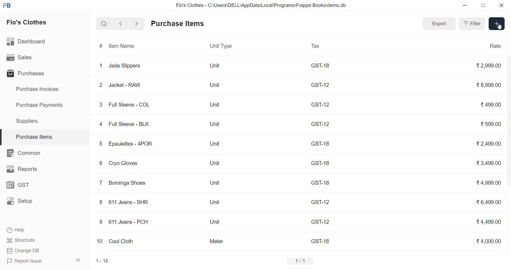 The height and width of the screenshot is (270, 511). I want to click on Jacket - RAW, so click(126, 85).